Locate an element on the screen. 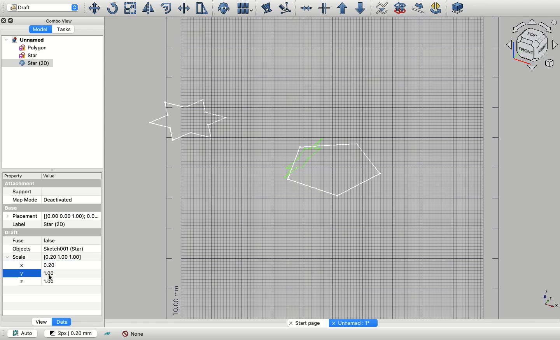  Navigation styles is located at coordinates (533, 46).